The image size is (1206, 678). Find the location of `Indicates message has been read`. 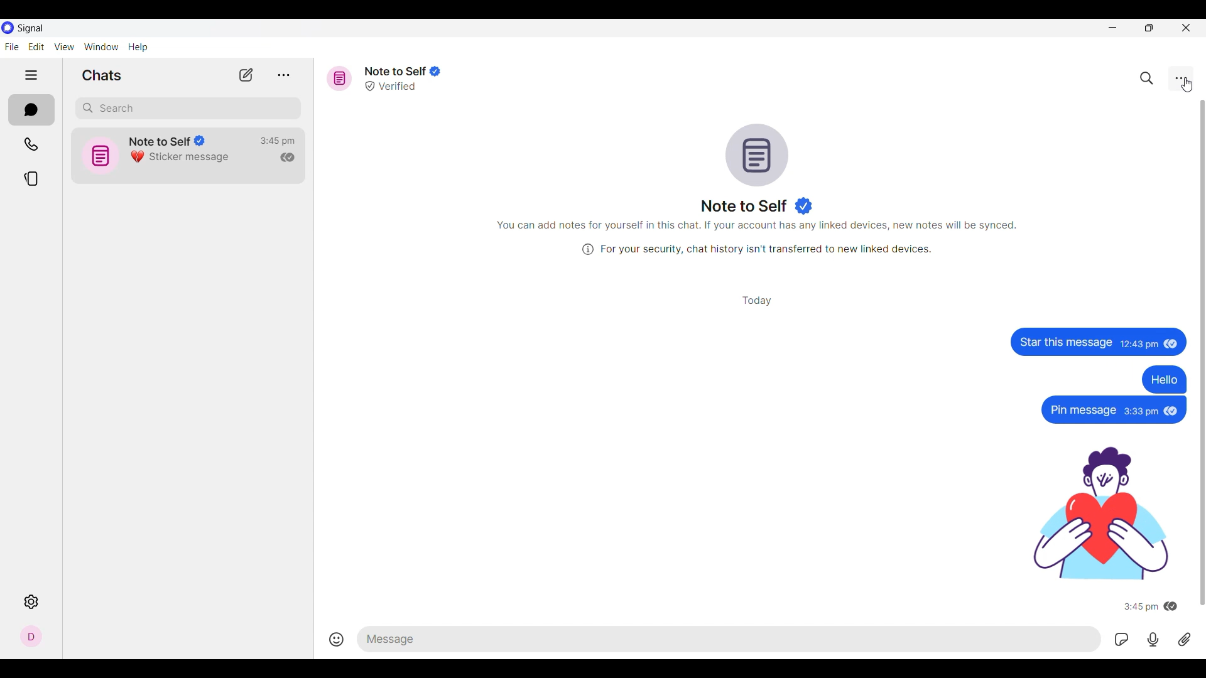

Indicates message has been read is located at coordinates (287, 158).